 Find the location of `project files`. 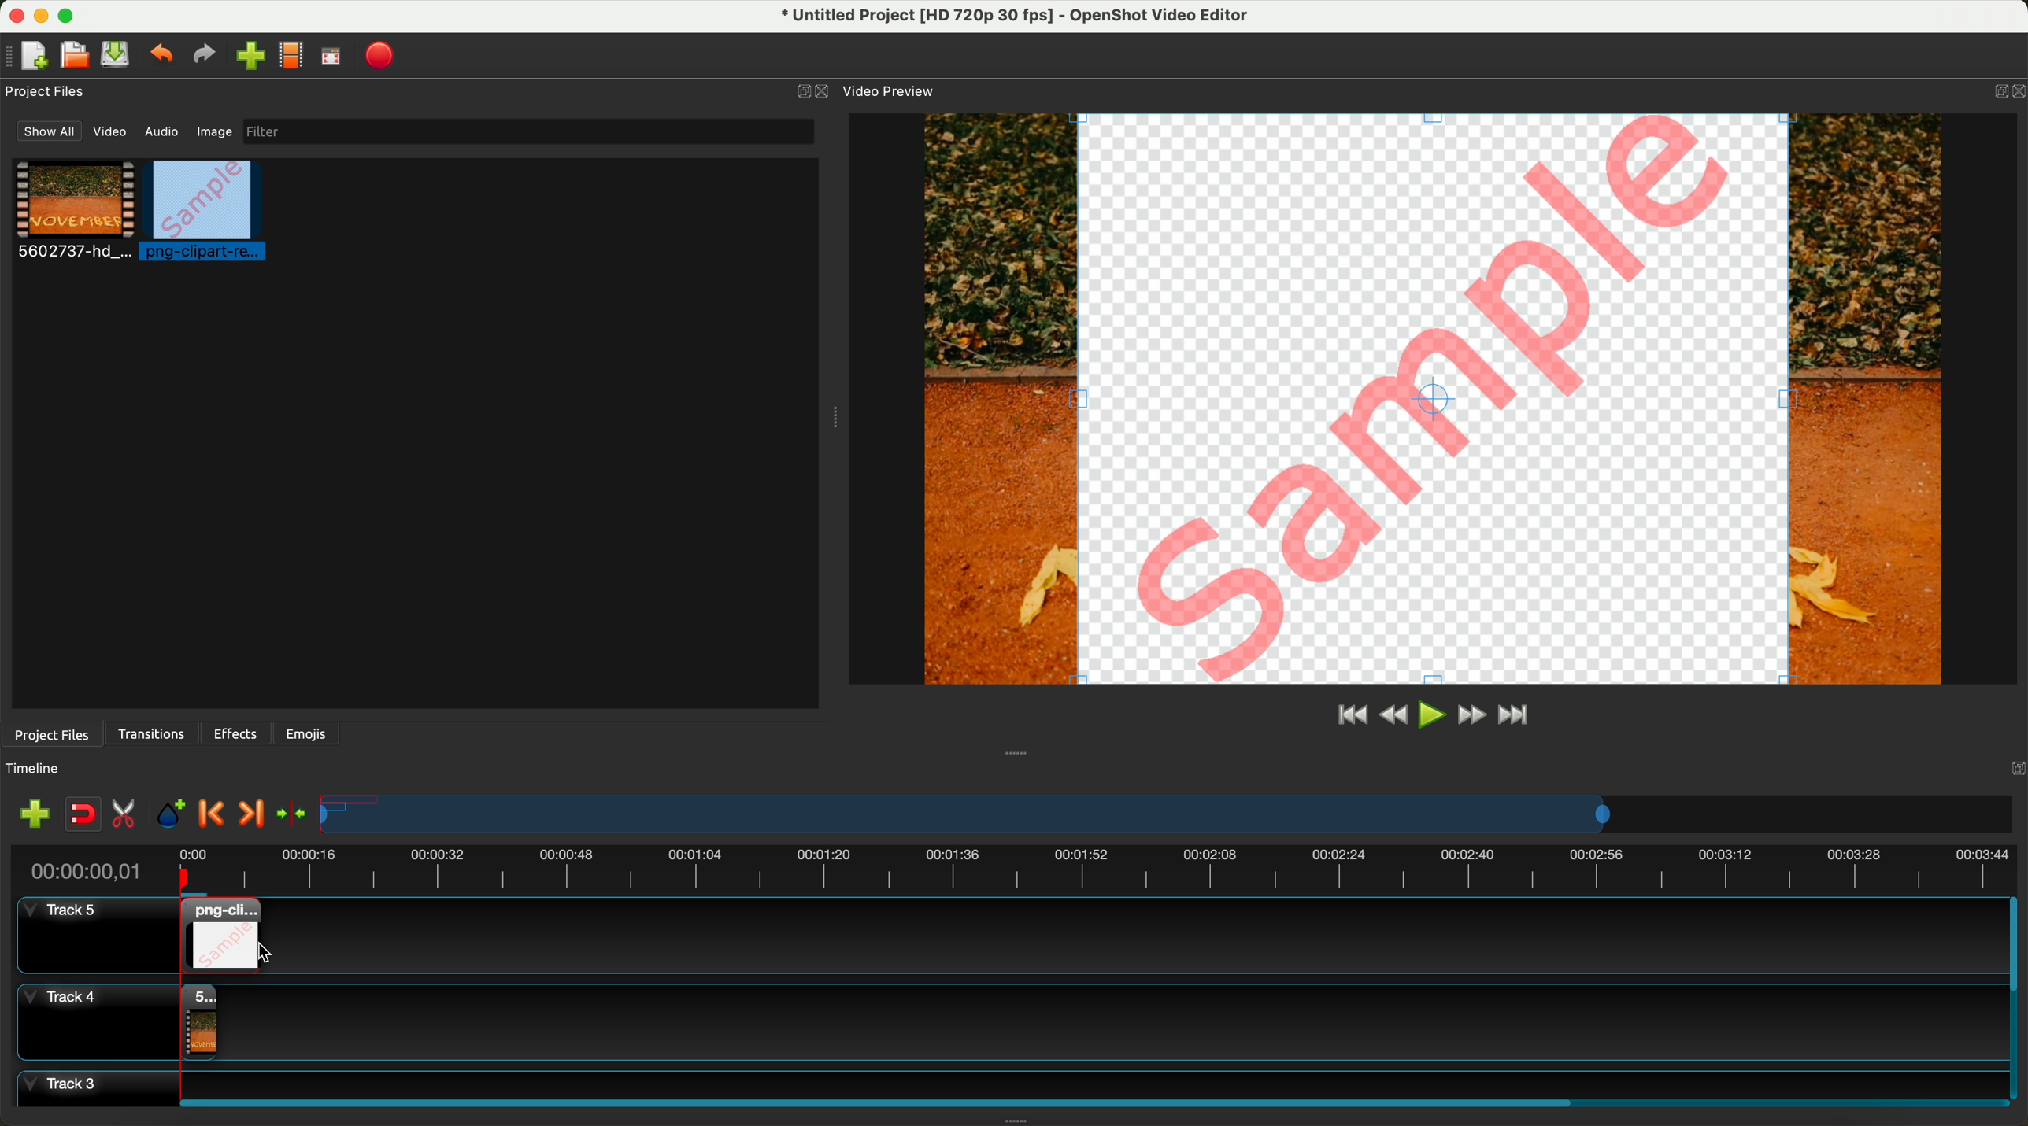

project files is located at coordinates (50, 733).